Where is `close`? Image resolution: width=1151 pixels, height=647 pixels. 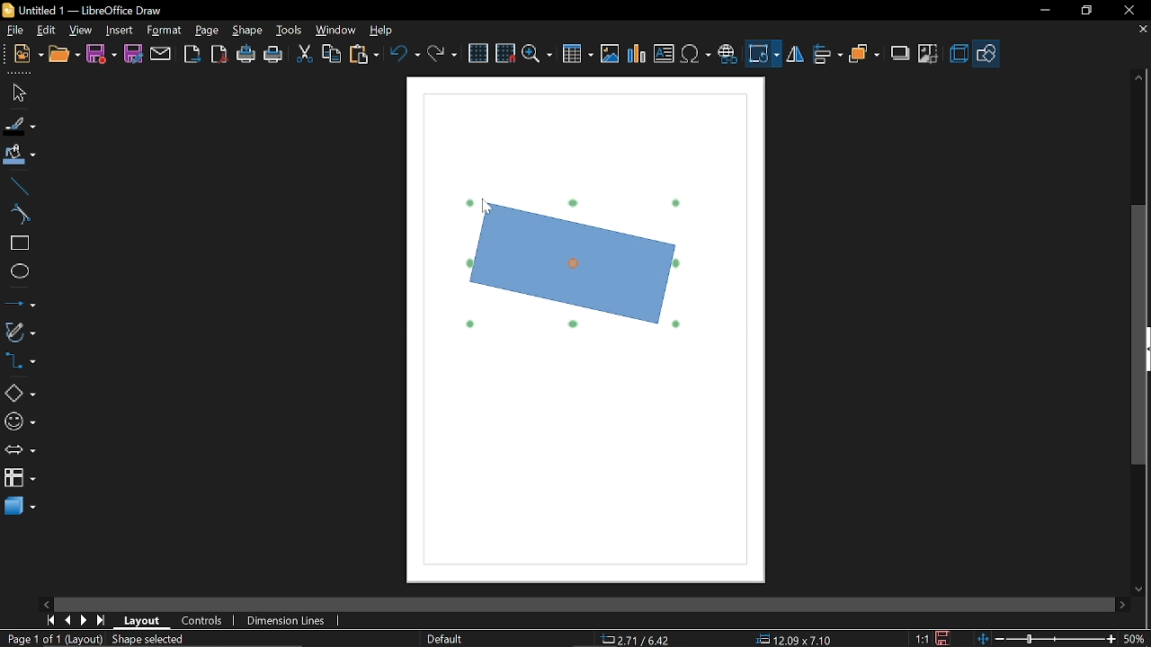 close is located at coordinates (1128, 10).